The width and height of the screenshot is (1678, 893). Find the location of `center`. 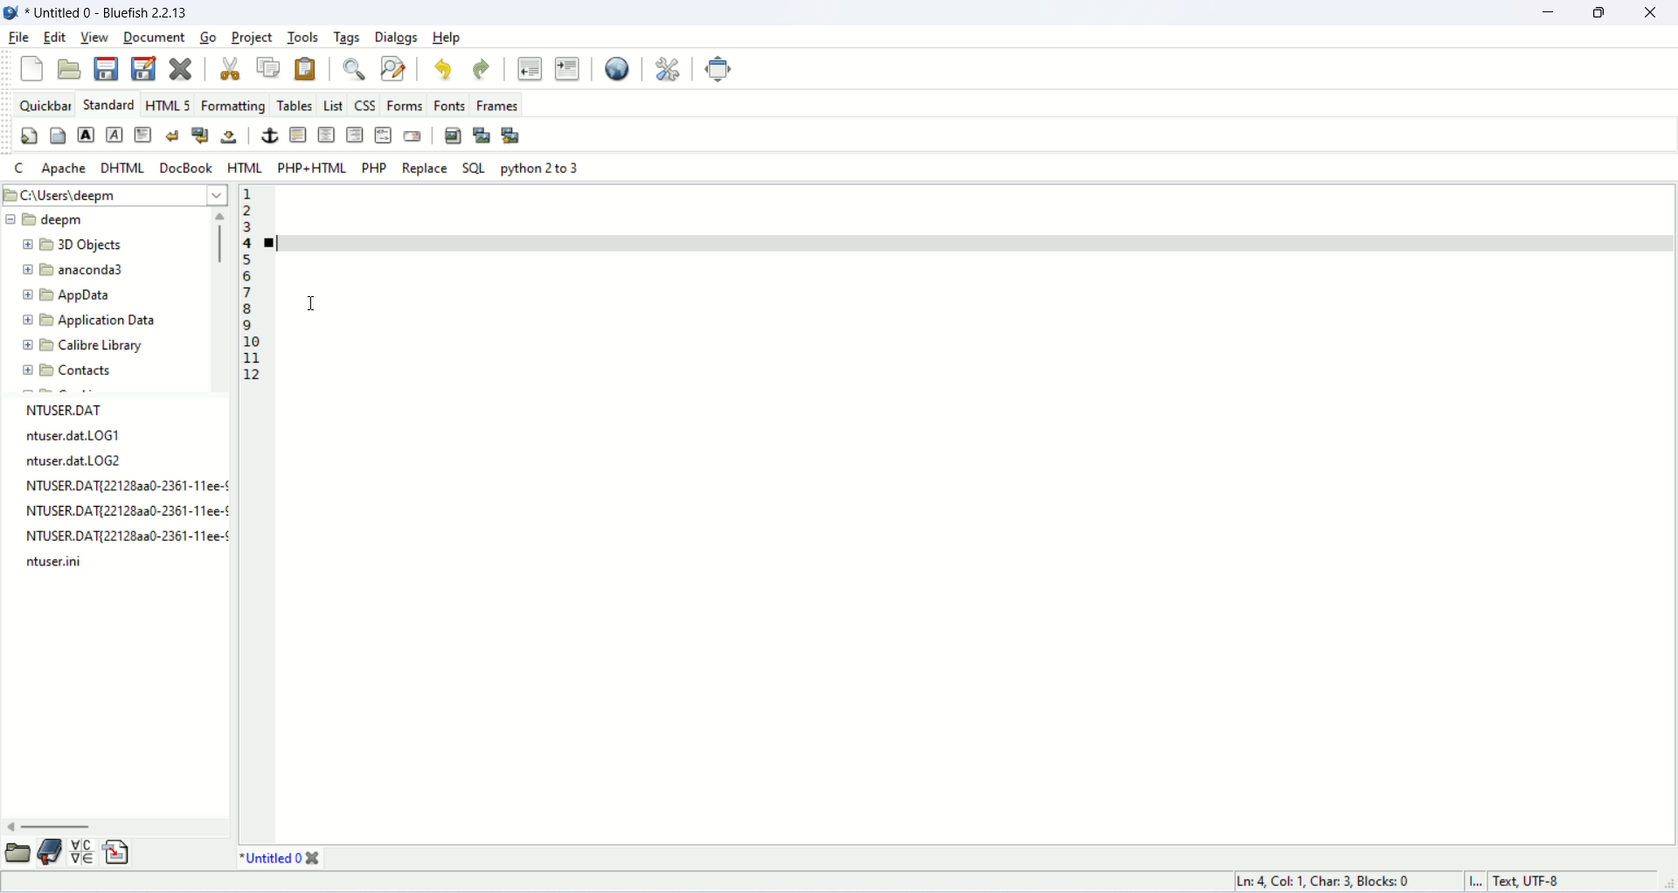

center is located at coordinates (328, 134).